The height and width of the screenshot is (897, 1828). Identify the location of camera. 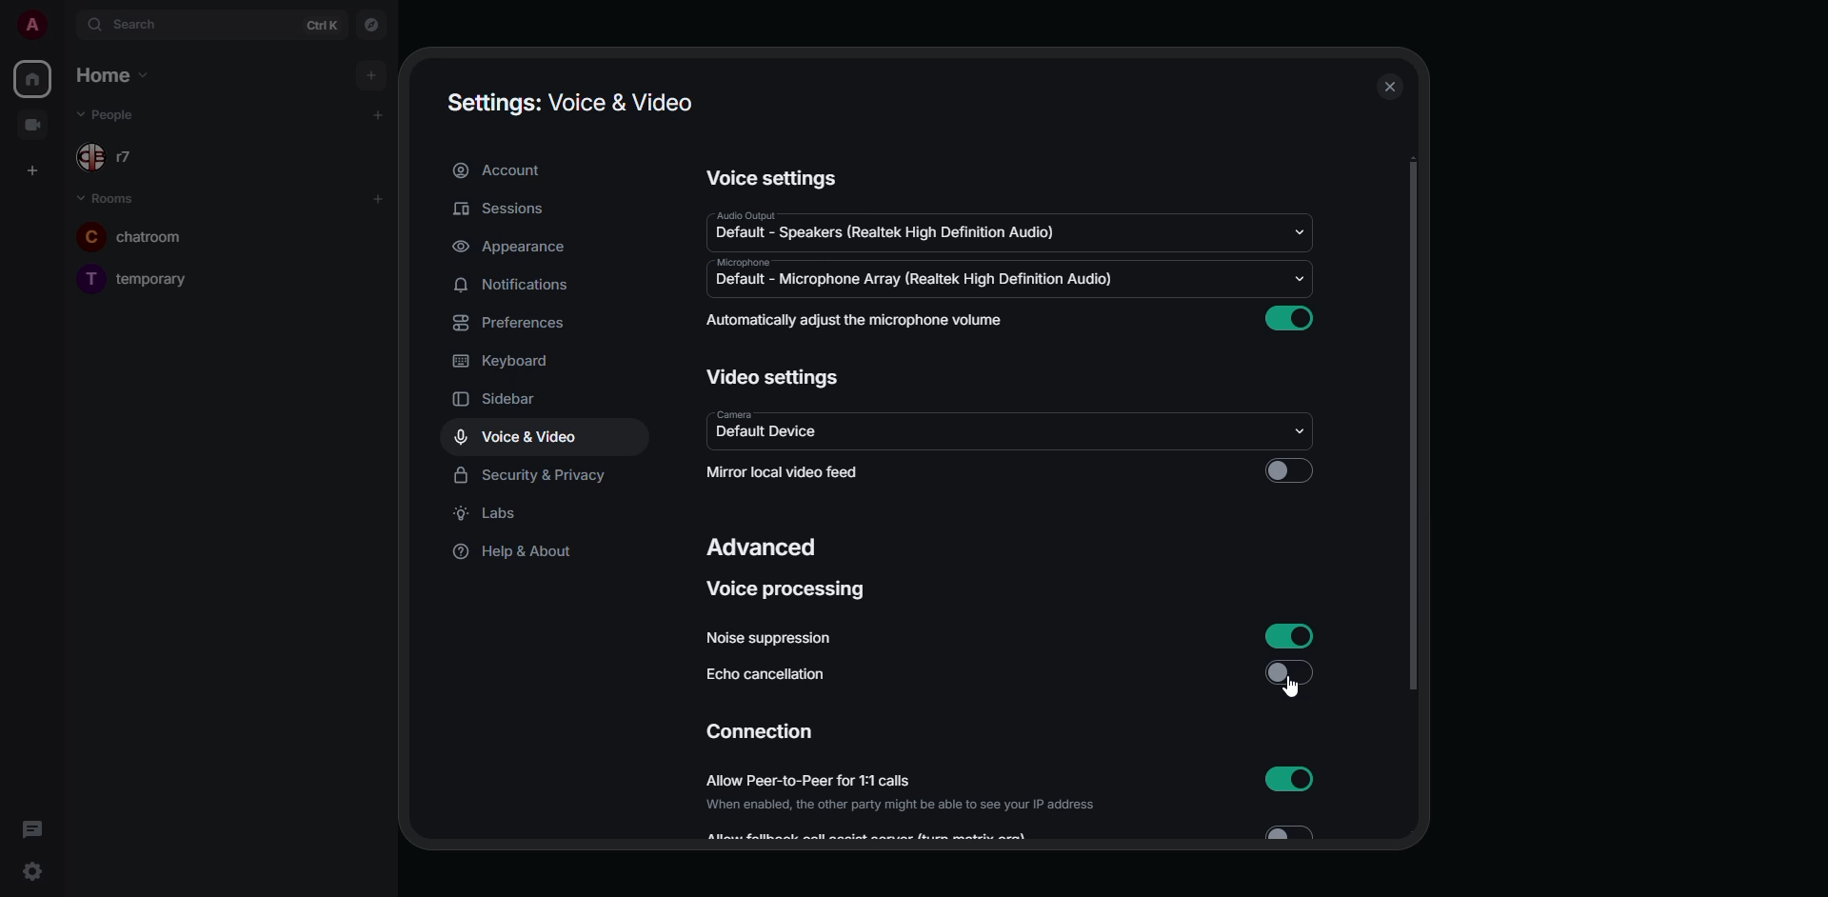
(737, 412).